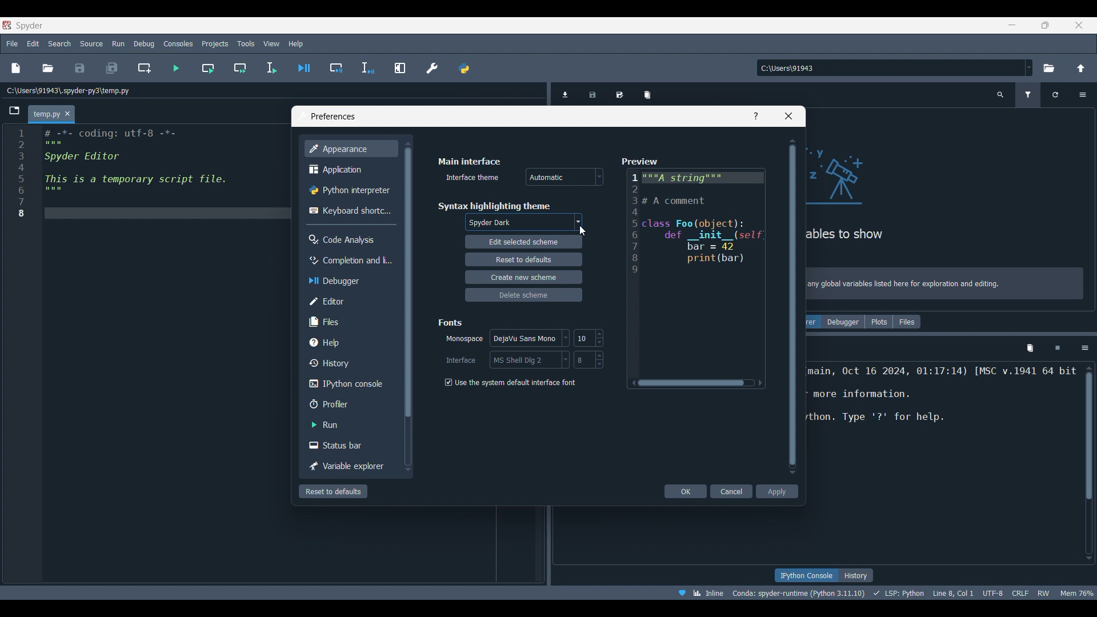 The height and width of the screenshot is (617, 1097). I want to click on IPython console, so click(349, 384).